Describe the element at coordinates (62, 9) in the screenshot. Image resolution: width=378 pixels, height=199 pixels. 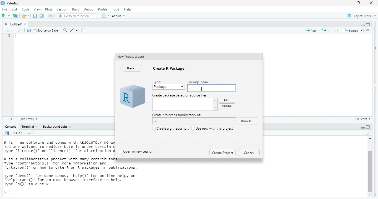
I see `Session` at that location.